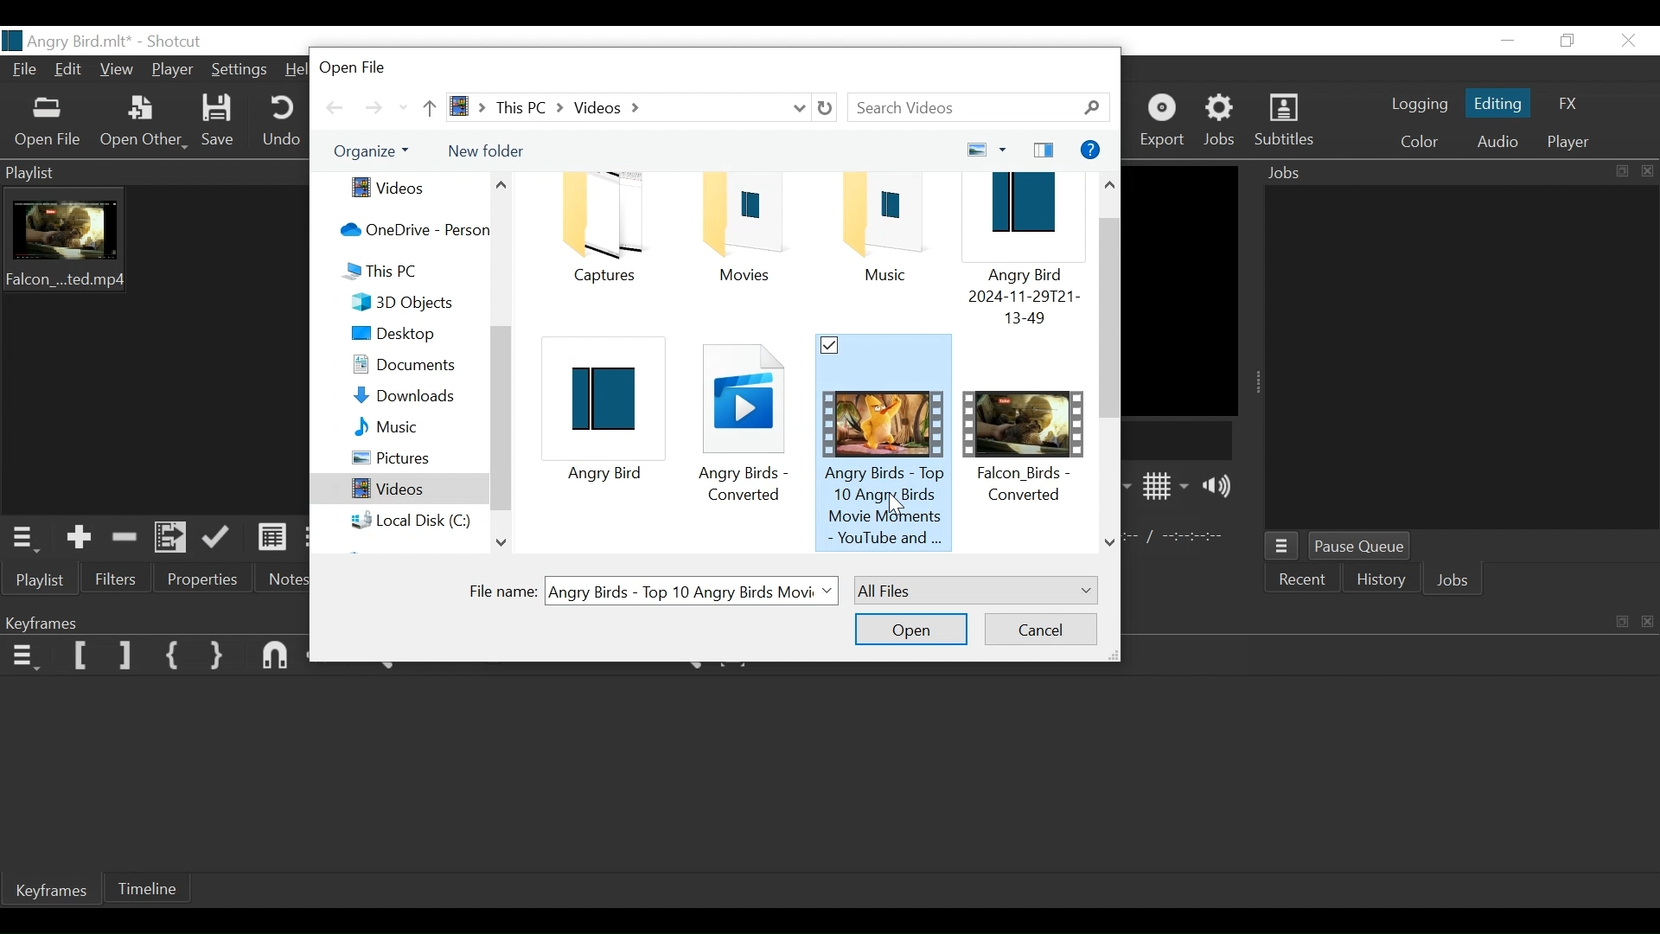  I want to click on Playlist, so click(44, 579).